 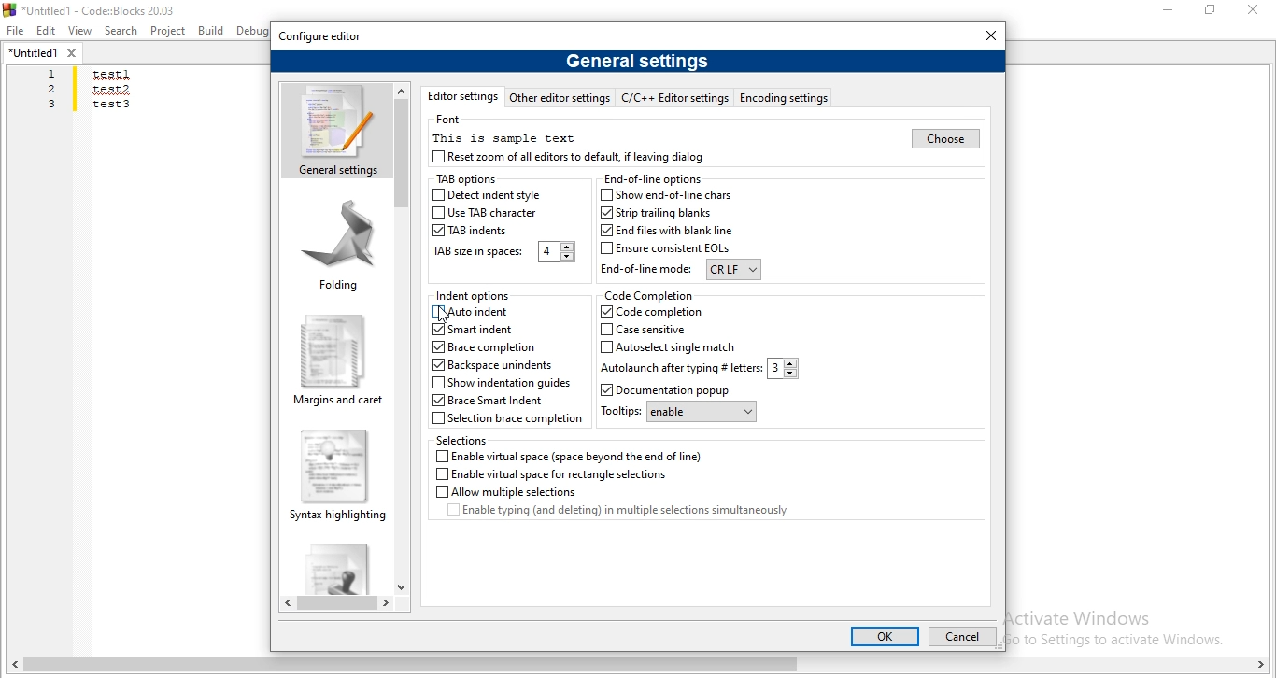 What do you see at coordinates (700, 369) in the screenshot?
I see `Autolaunch after typing #letters: 3` at bounding box center [700, 369].